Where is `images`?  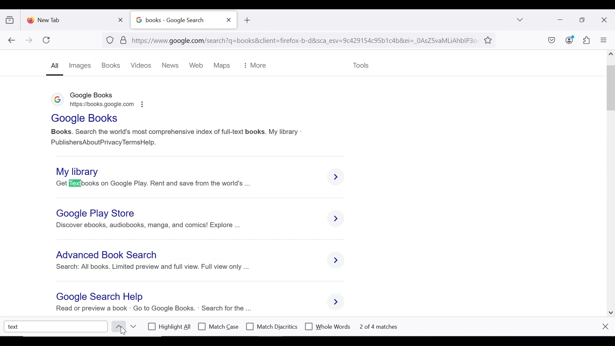
images is located at coordinates (80, 65).